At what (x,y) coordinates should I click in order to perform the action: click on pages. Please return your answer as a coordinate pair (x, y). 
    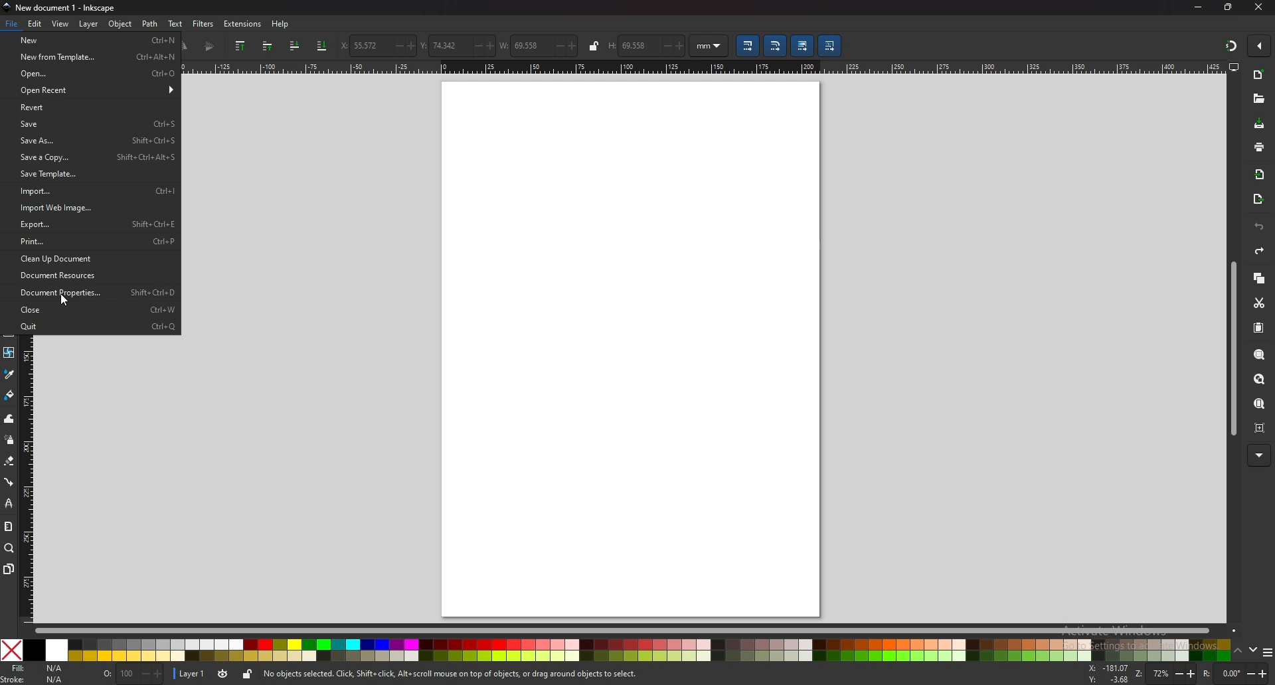
    Looking at the image, I should click on (9, 568).